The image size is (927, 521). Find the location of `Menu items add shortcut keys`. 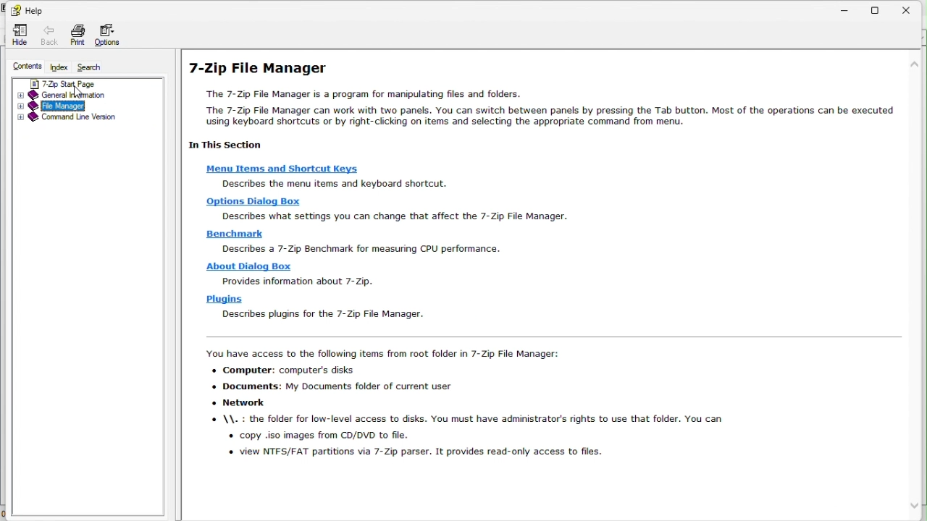

Menu items add shortcut keys is located at coordinates (286, 169).